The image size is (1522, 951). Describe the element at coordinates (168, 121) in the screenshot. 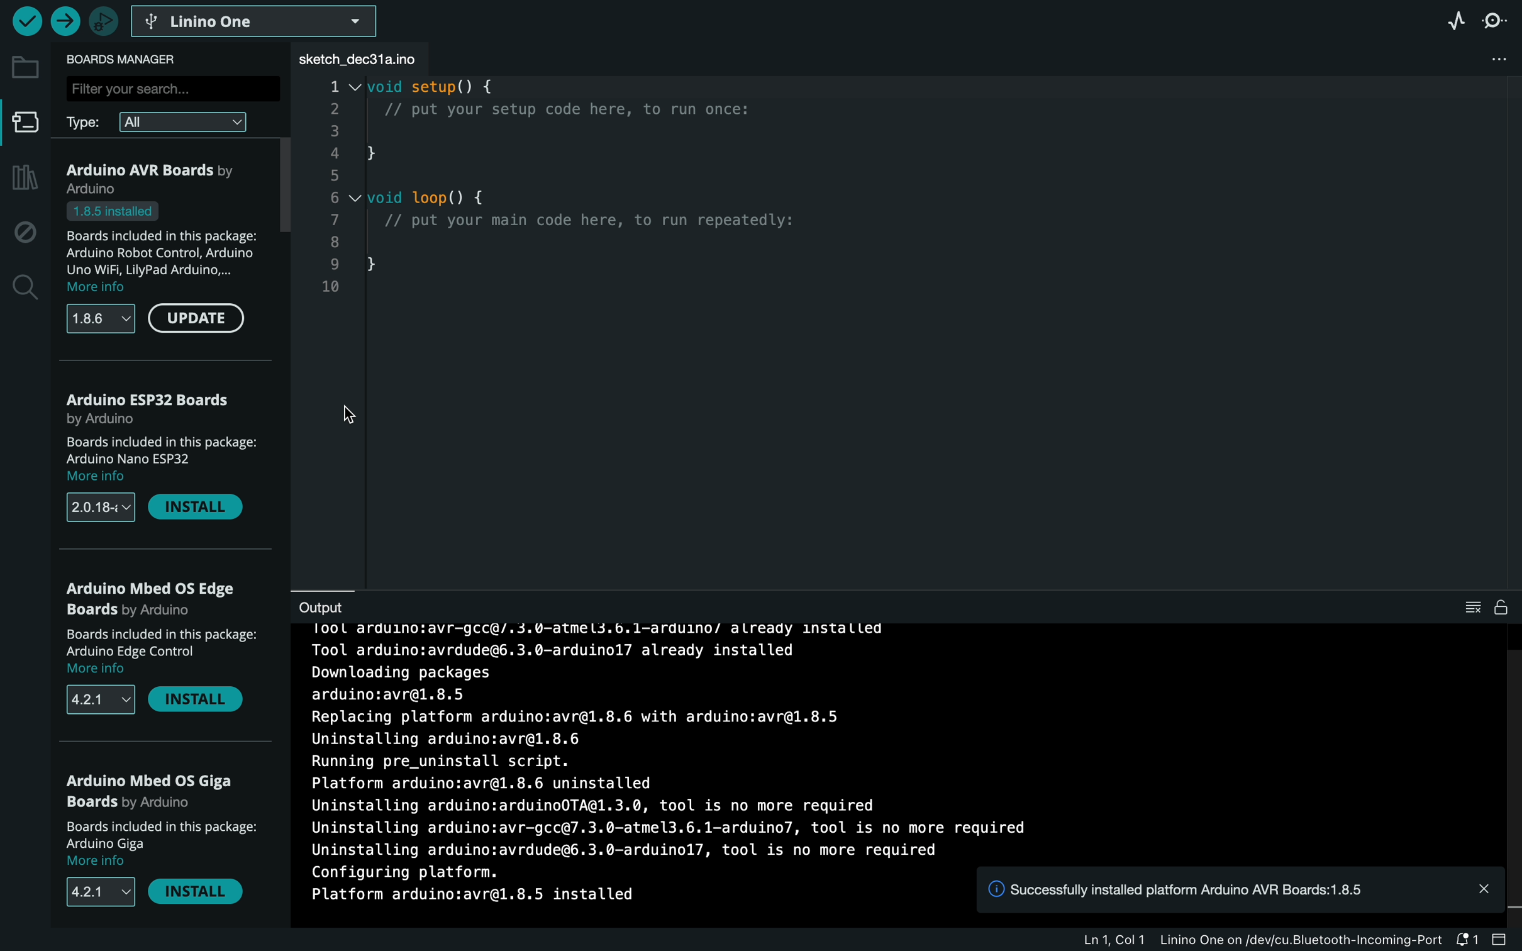

I see `type filter` at that location.